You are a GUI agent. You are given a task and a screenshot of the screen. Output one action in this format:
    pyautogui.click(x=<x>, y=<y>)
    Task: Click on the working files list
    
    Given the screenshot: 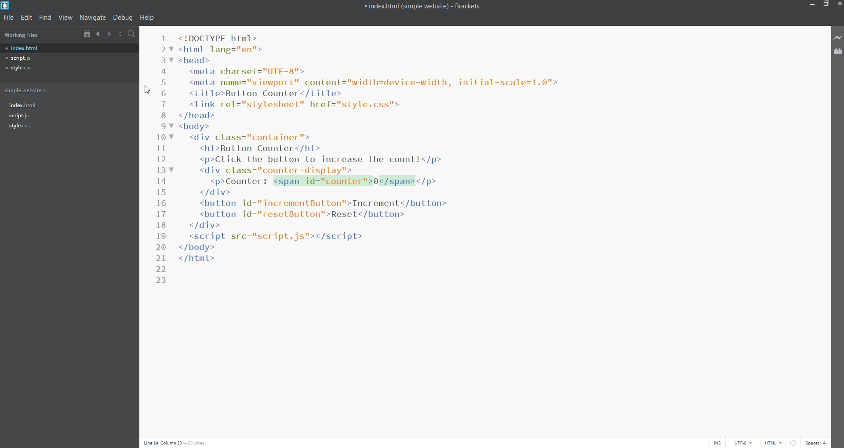 What is the action you would take?
    pyautogui.click(x=38, y=35)
    